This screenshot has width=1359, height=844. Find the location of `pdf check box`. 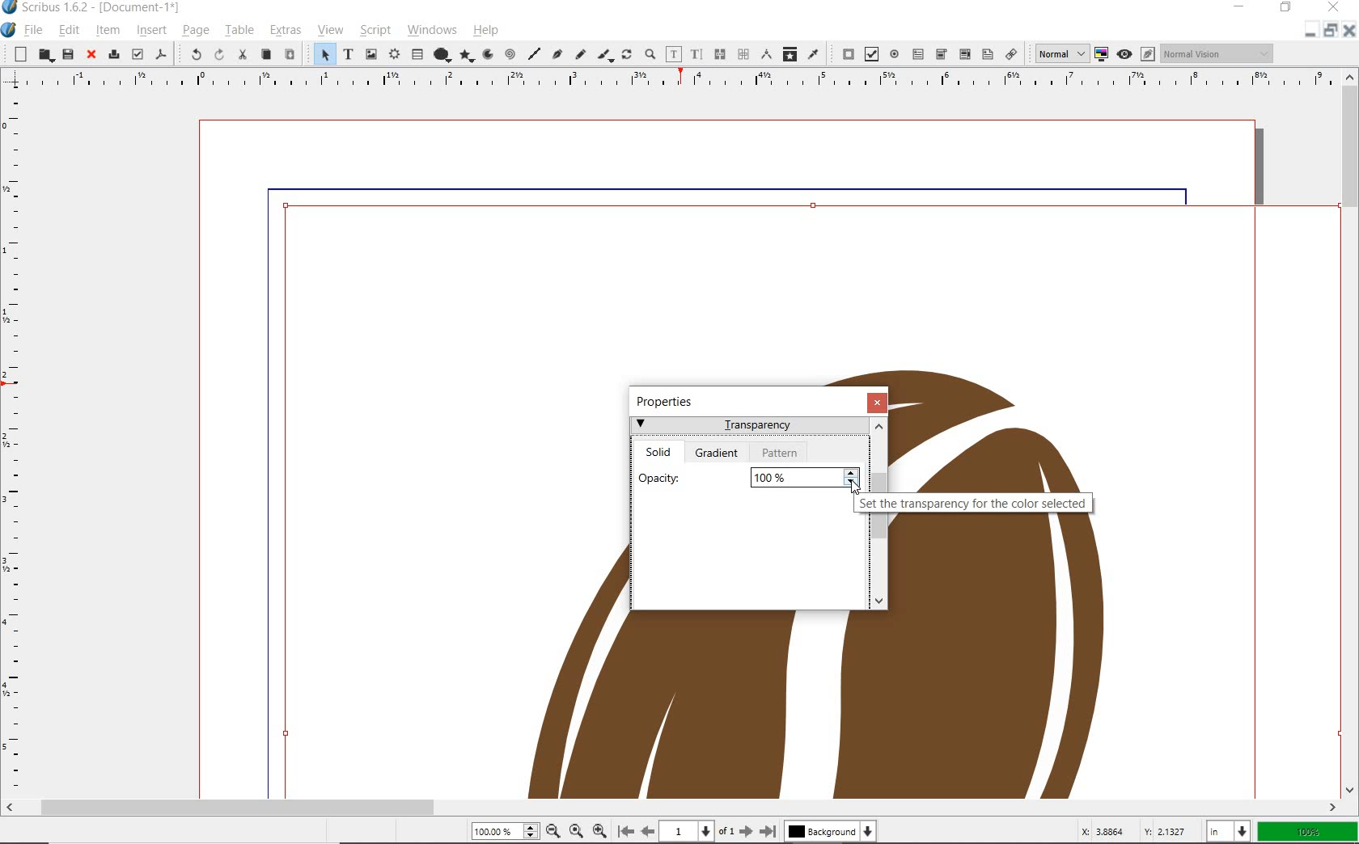

pdf check box is located at coordinates (872, 54).